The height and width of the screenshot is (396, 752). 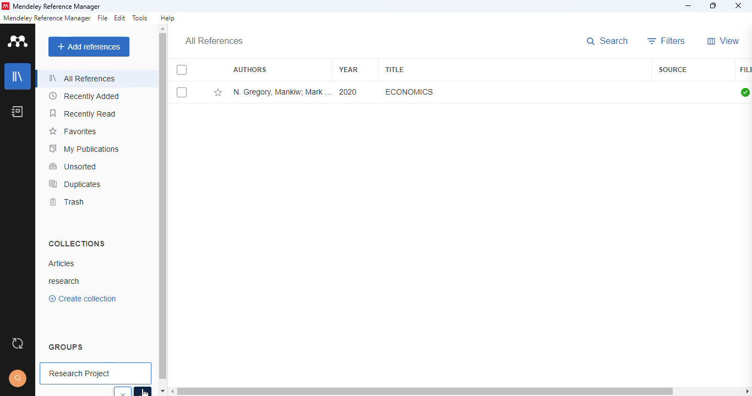 I want to click on duplicates, so click(x=76, y=184).